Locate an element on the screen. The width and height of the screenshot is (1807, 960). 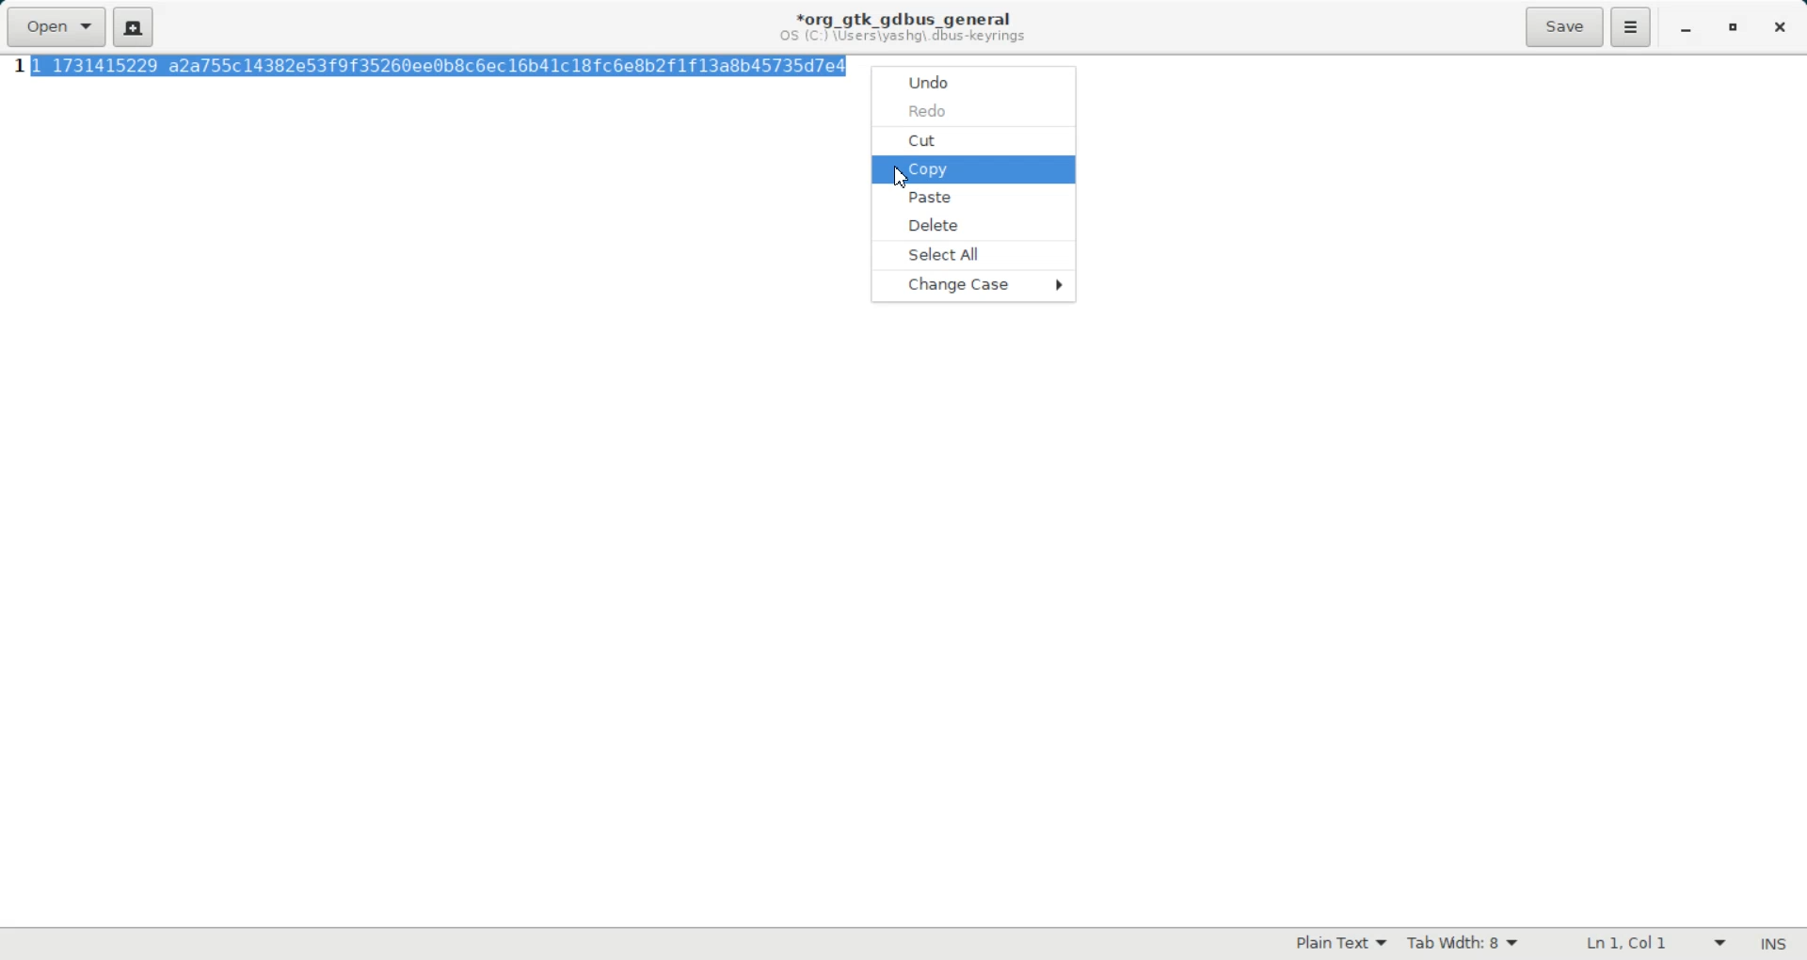
Open a file is located at coordinates (55, 26).